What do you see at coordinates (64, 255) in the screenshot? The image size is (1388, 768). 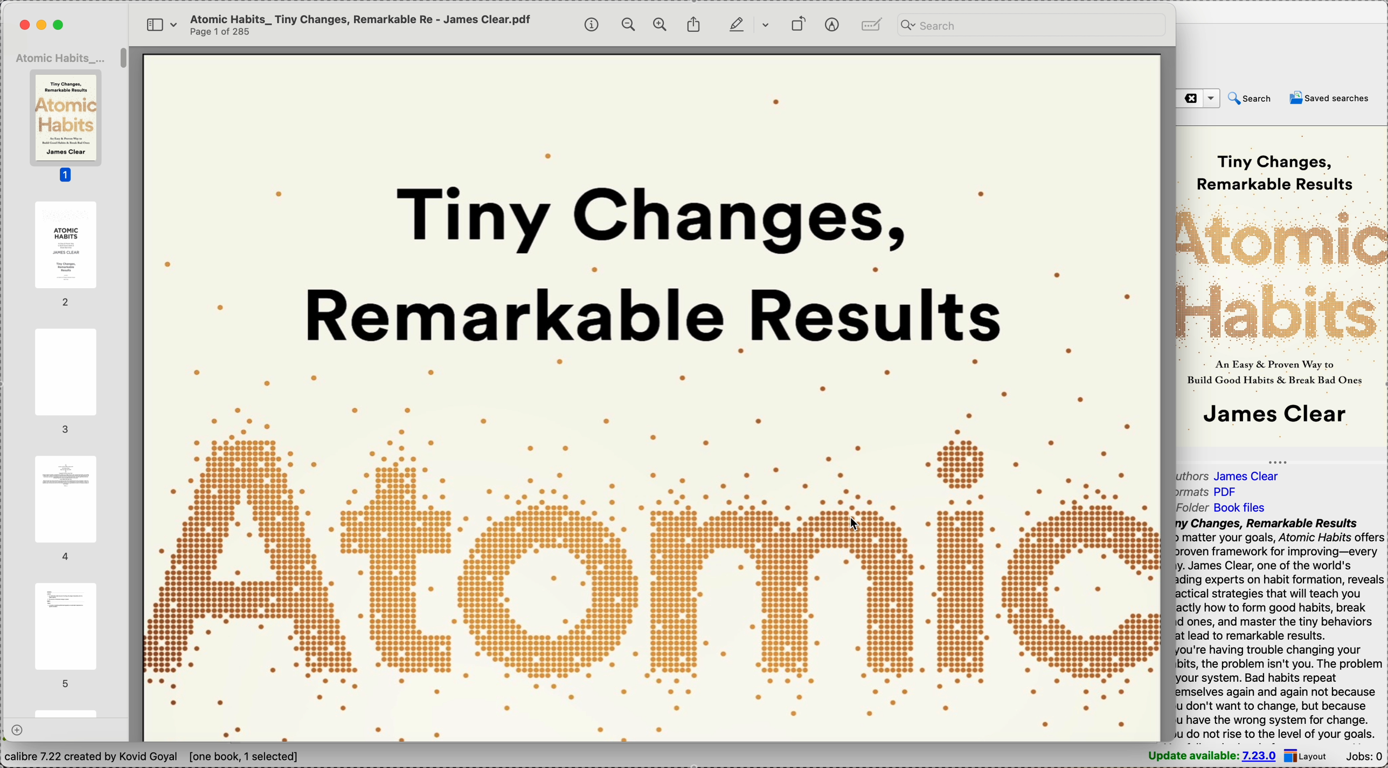 I see `second page` at bounding box center [64, 255].